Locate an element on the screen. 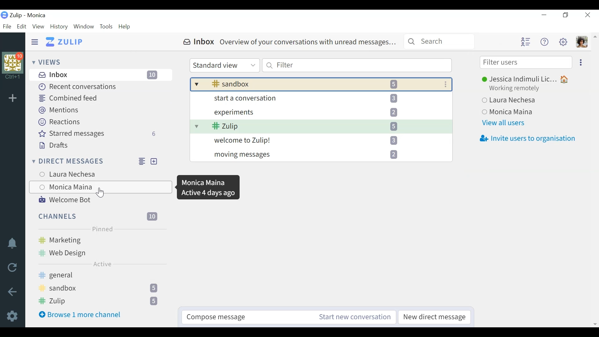 The height and width of the screenshot is (337, 599). Monica Maina Active 4 days ago is located at coordinates (209, 188).